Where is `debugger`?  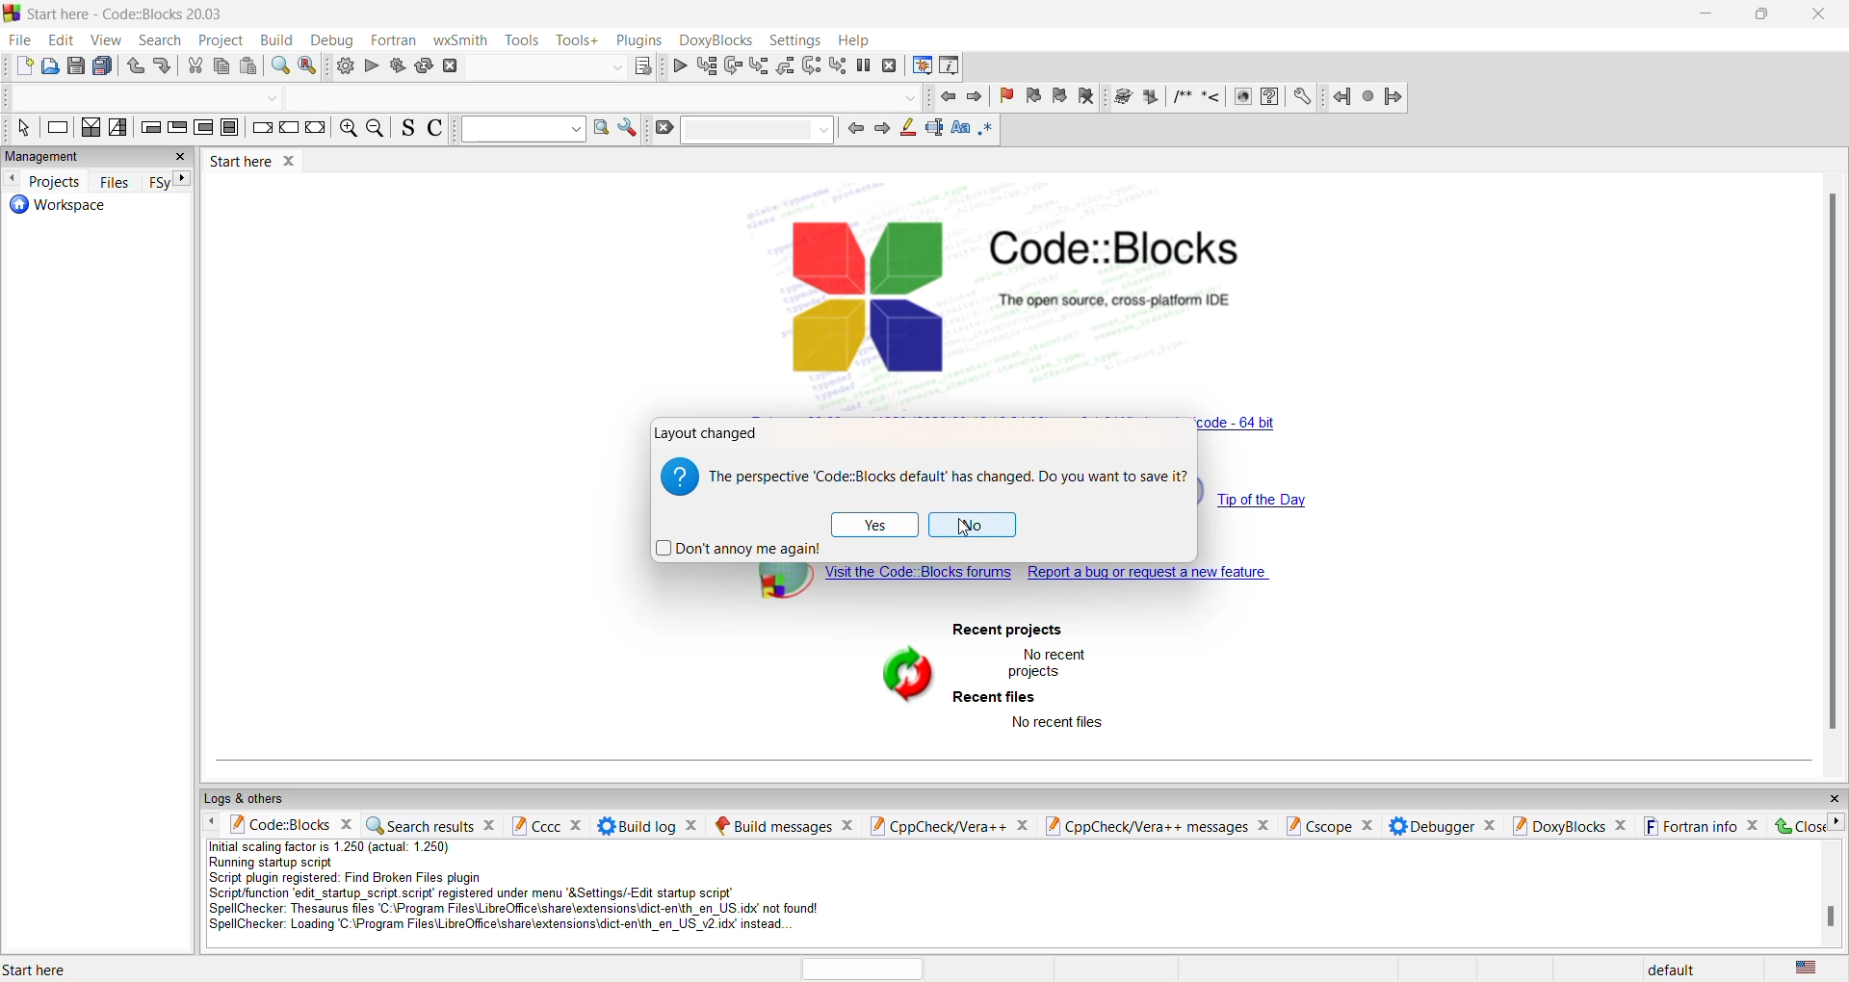 debugger is located at coordinates (1432, 826).